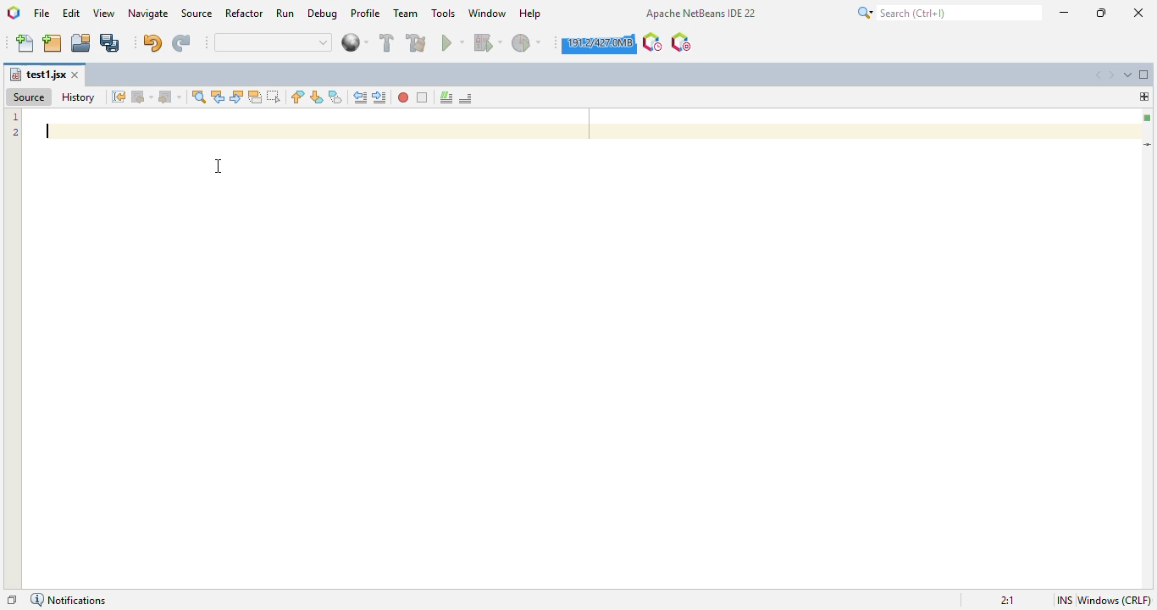 This screenshot has height=610, width=1157. I want to click on search, so click(949, 13).